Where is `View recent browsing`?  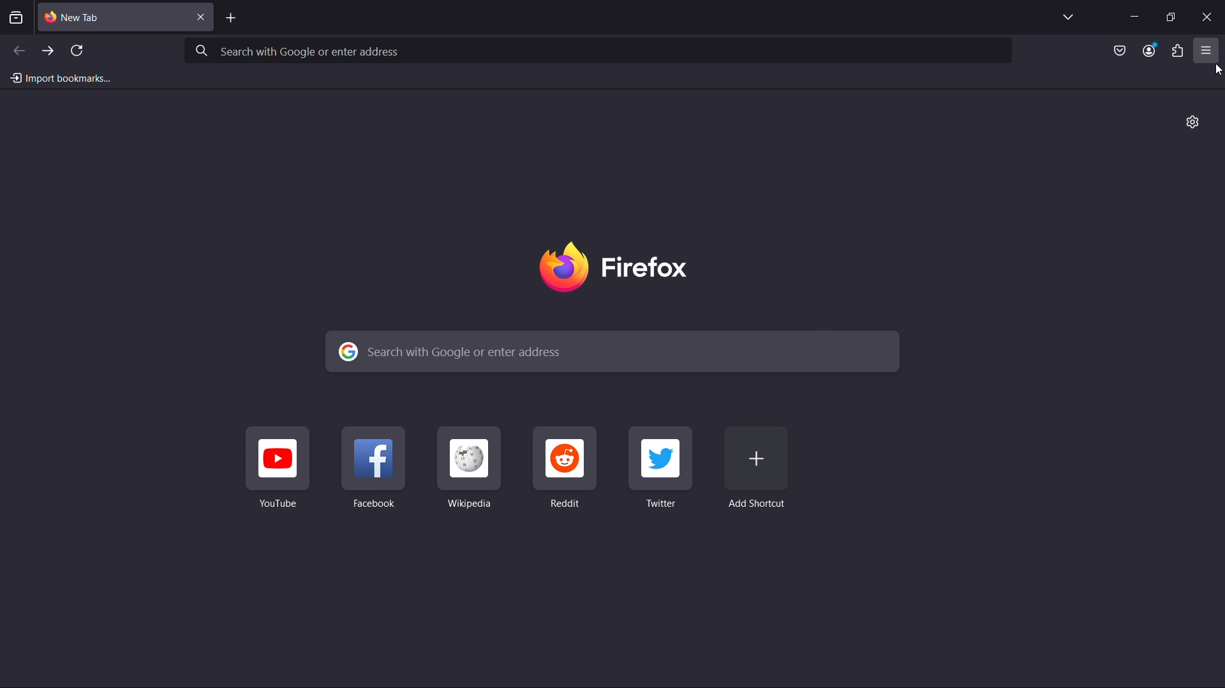
View recent browsing is located at coordinates (19, 18).